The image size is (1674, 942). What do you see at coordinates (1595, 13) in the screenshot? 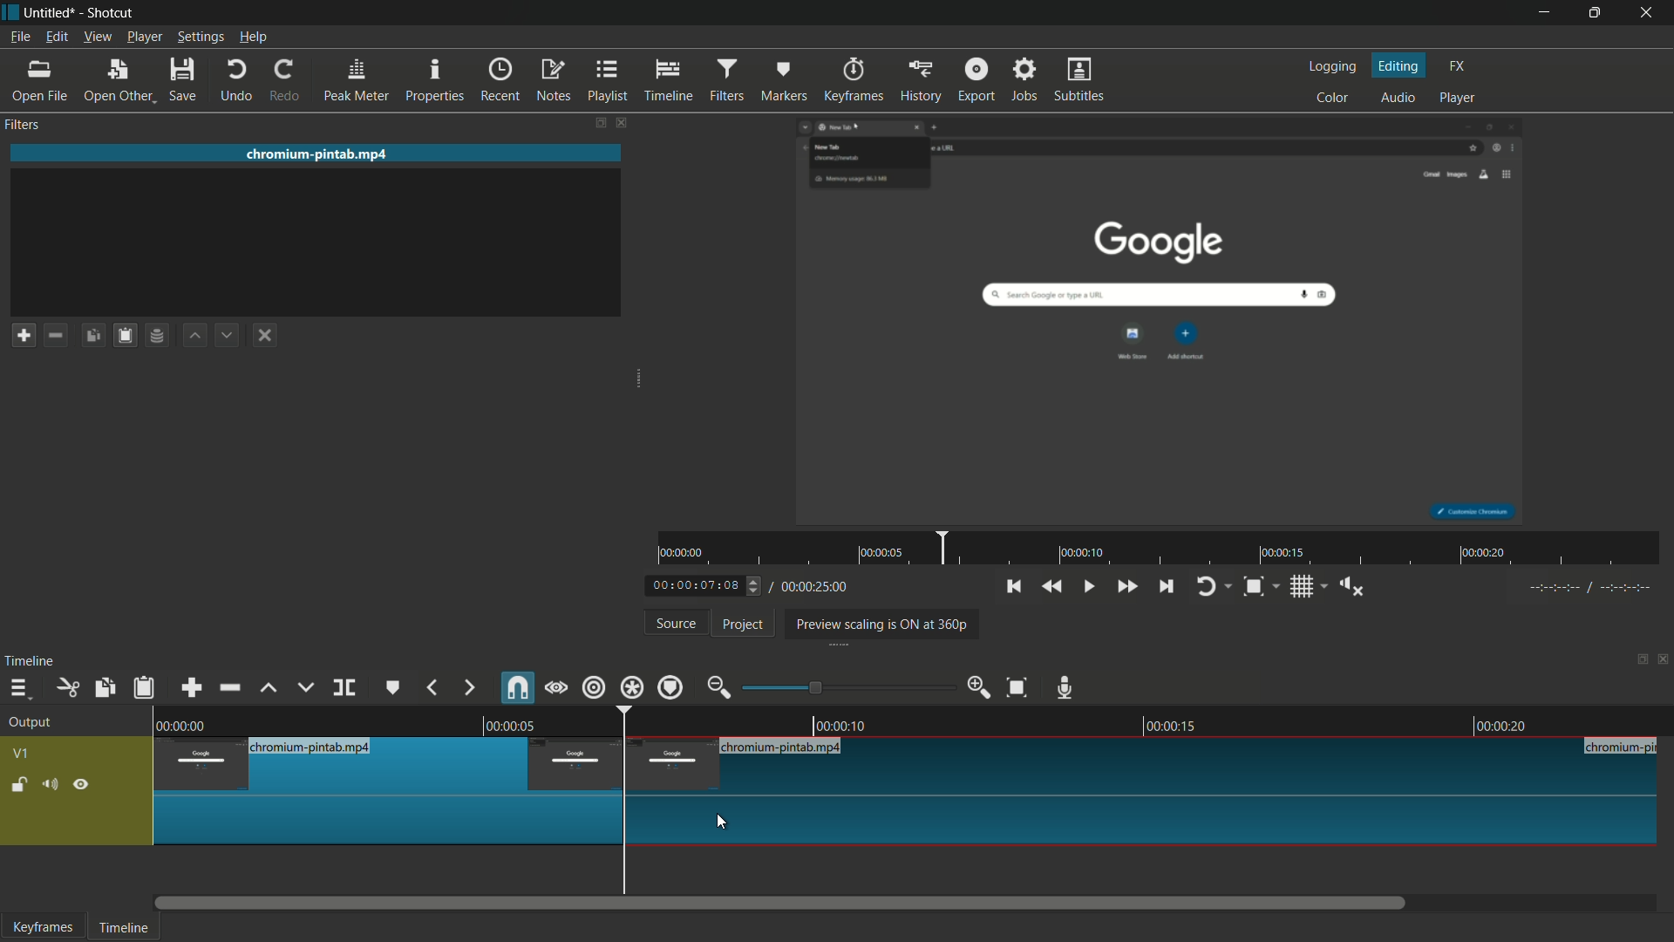
I see `maximize` at bounding box center [1595, 13].